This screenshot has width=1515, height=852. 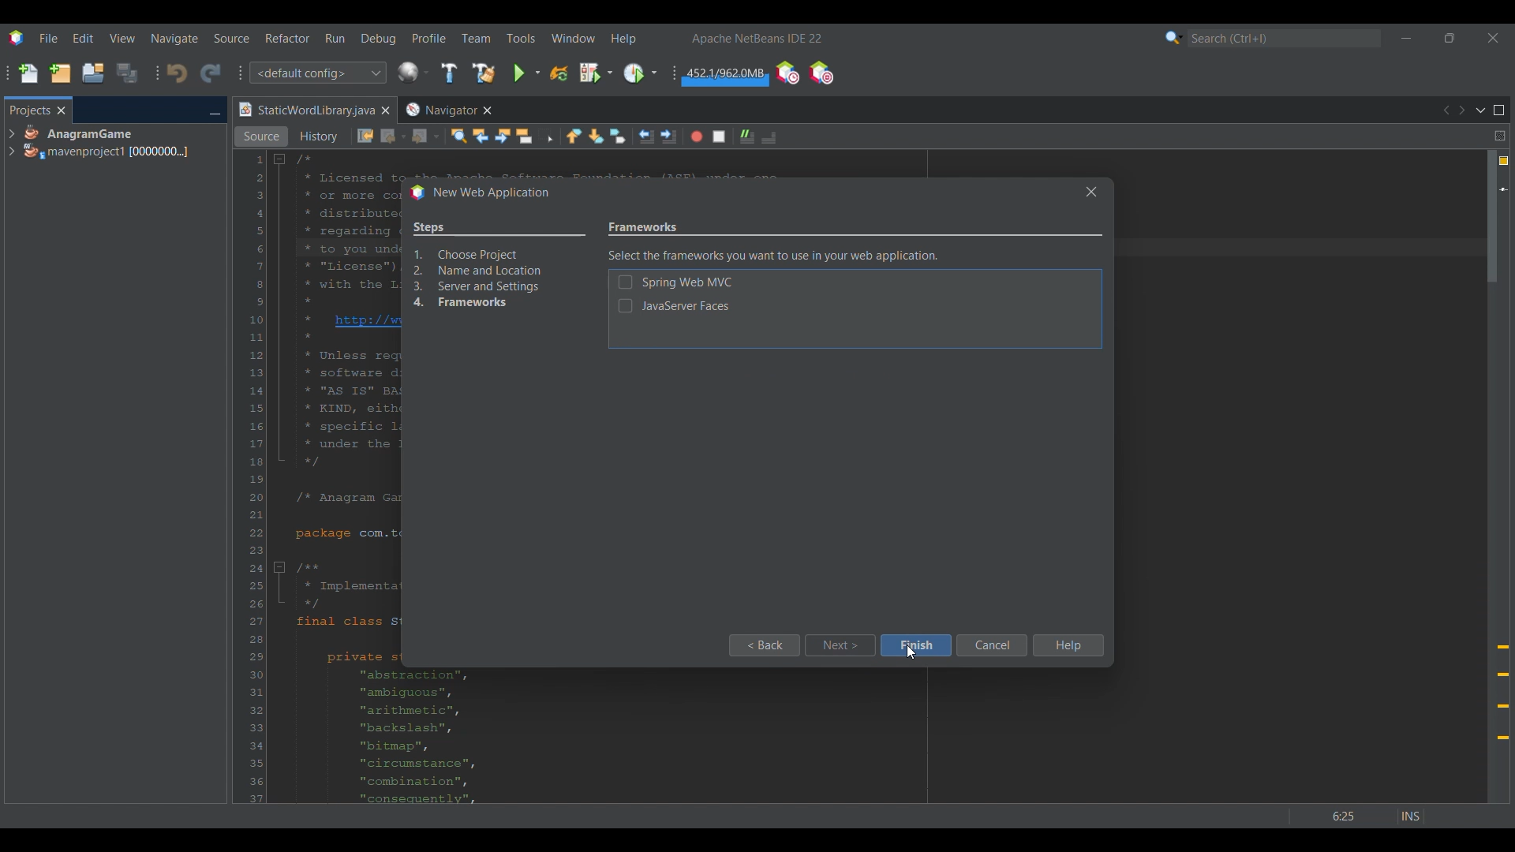 What do you see at coordinates (772, 255) in the screenshot?
I see `Description of current setting` at bounding box center [772, 255].